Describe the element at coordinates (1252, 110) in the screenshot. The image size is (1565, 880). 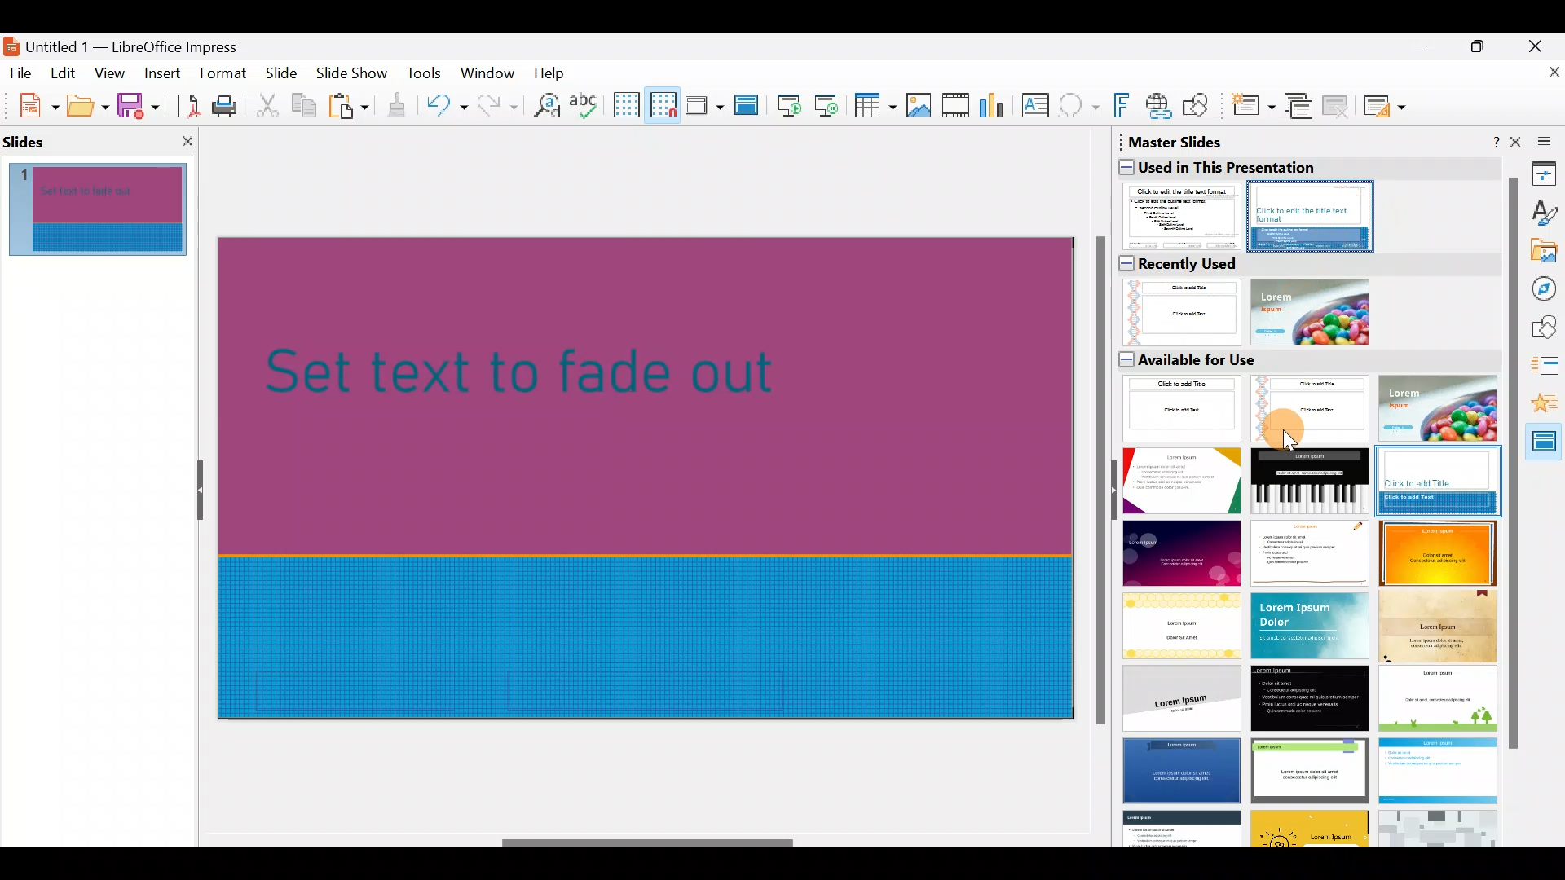
I see `New slide` at that location.